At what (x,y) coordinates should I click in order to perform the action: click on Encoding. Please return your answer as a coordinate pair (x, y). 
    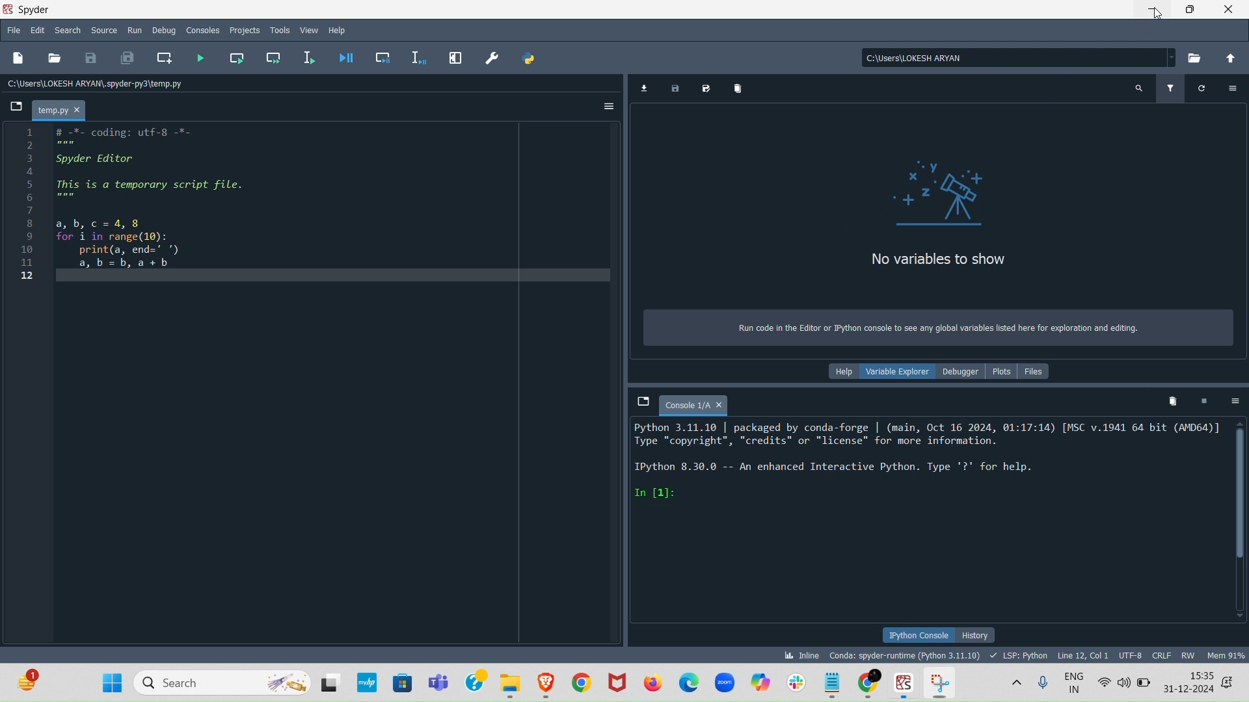
    Looking at the image, I should click on (1131, 655).